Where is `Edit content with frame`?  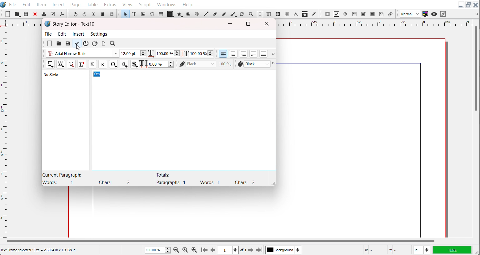
Edit content with frame is located at coordinates (260, 14).